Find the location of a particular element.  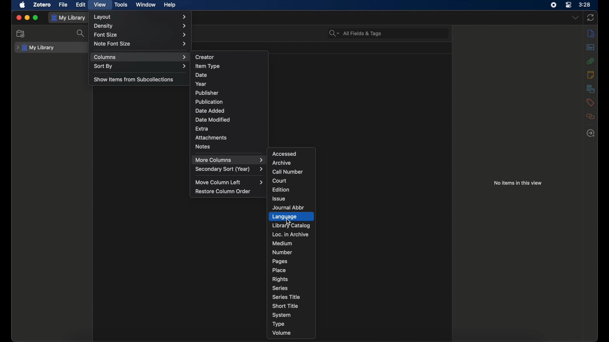

move column left is located at coordinates (230, 182).